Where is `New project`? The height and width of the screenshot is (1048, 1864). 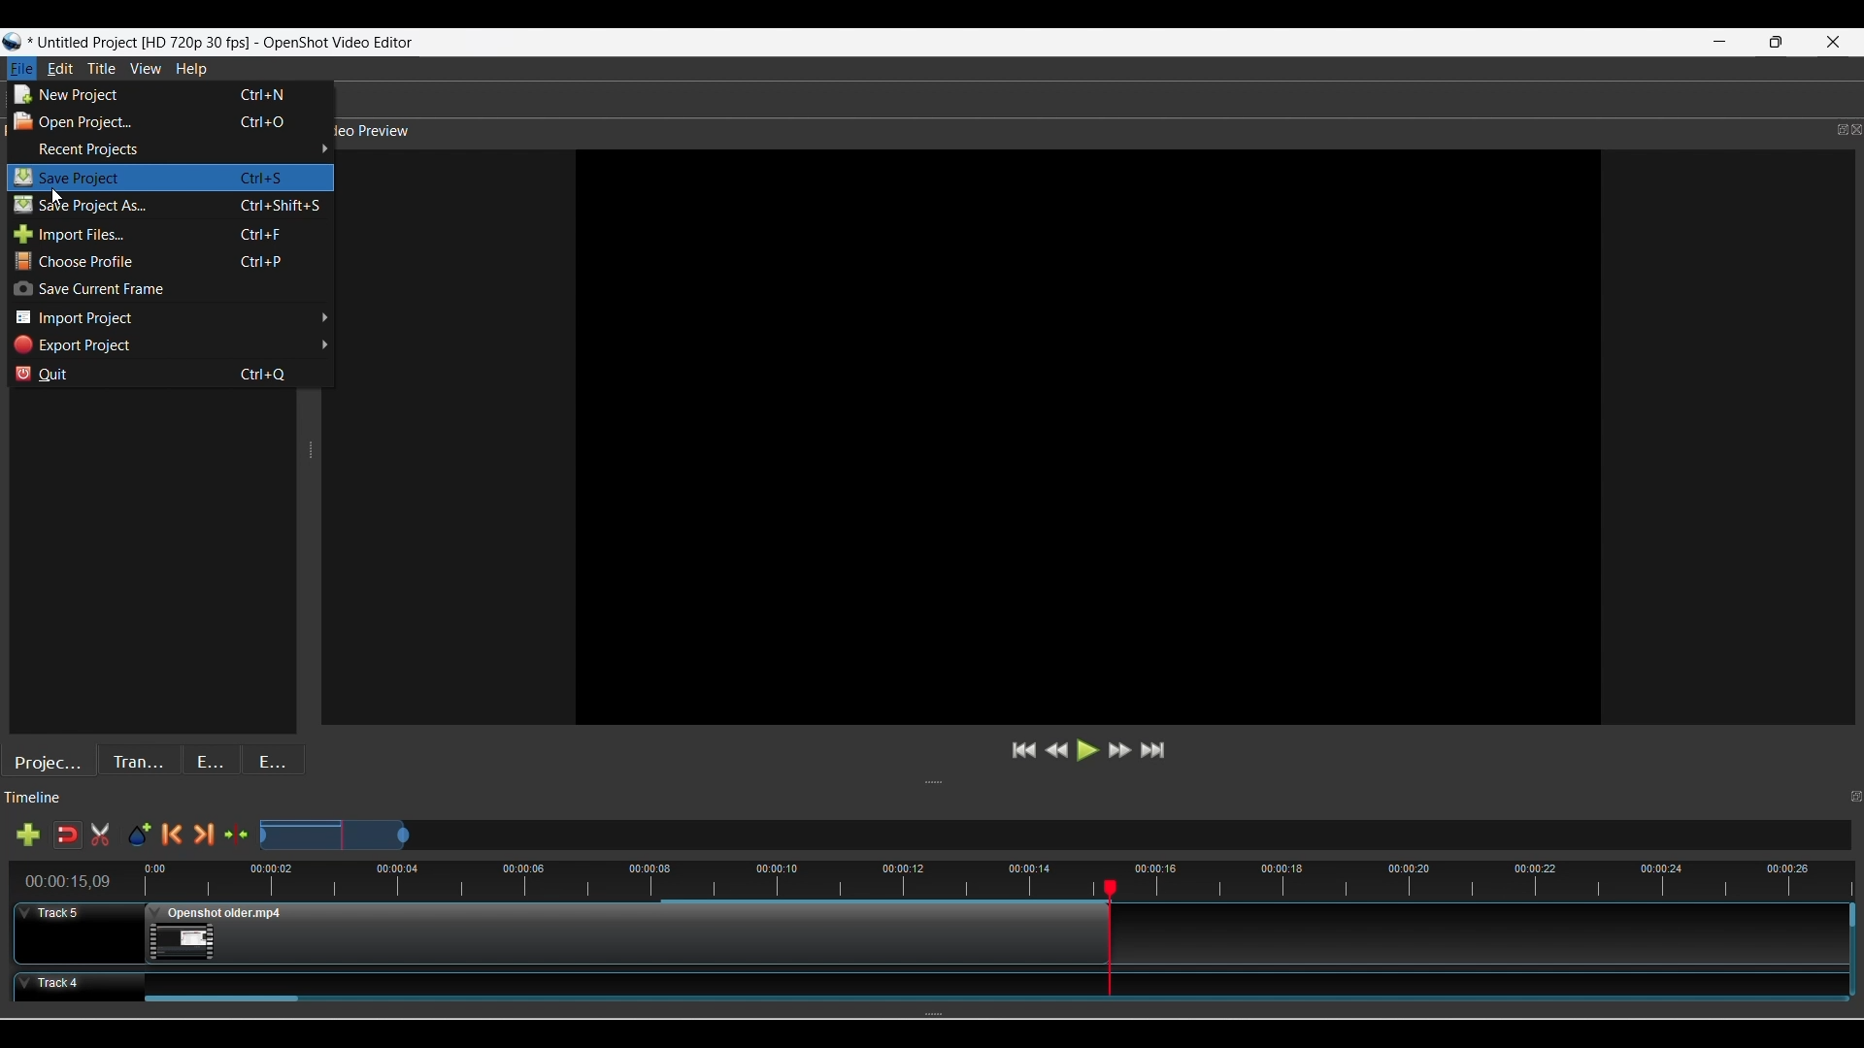
New project is located at coordinates (167, 94).